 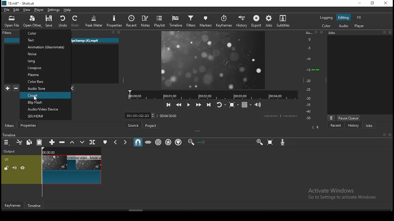 I want to click on toggle player looping, so click(x=220, y=104).